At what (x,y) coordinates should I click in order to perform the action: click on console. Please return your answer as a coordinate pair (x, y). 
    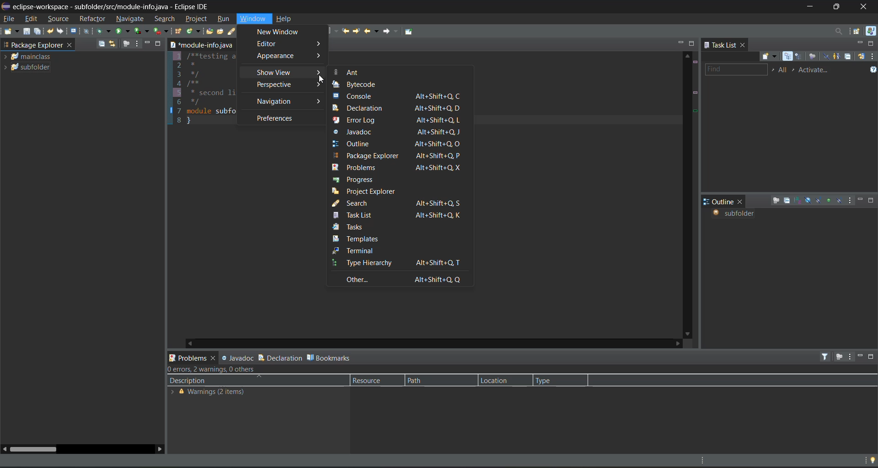
    Looking at the image, I should click on (397, 96).